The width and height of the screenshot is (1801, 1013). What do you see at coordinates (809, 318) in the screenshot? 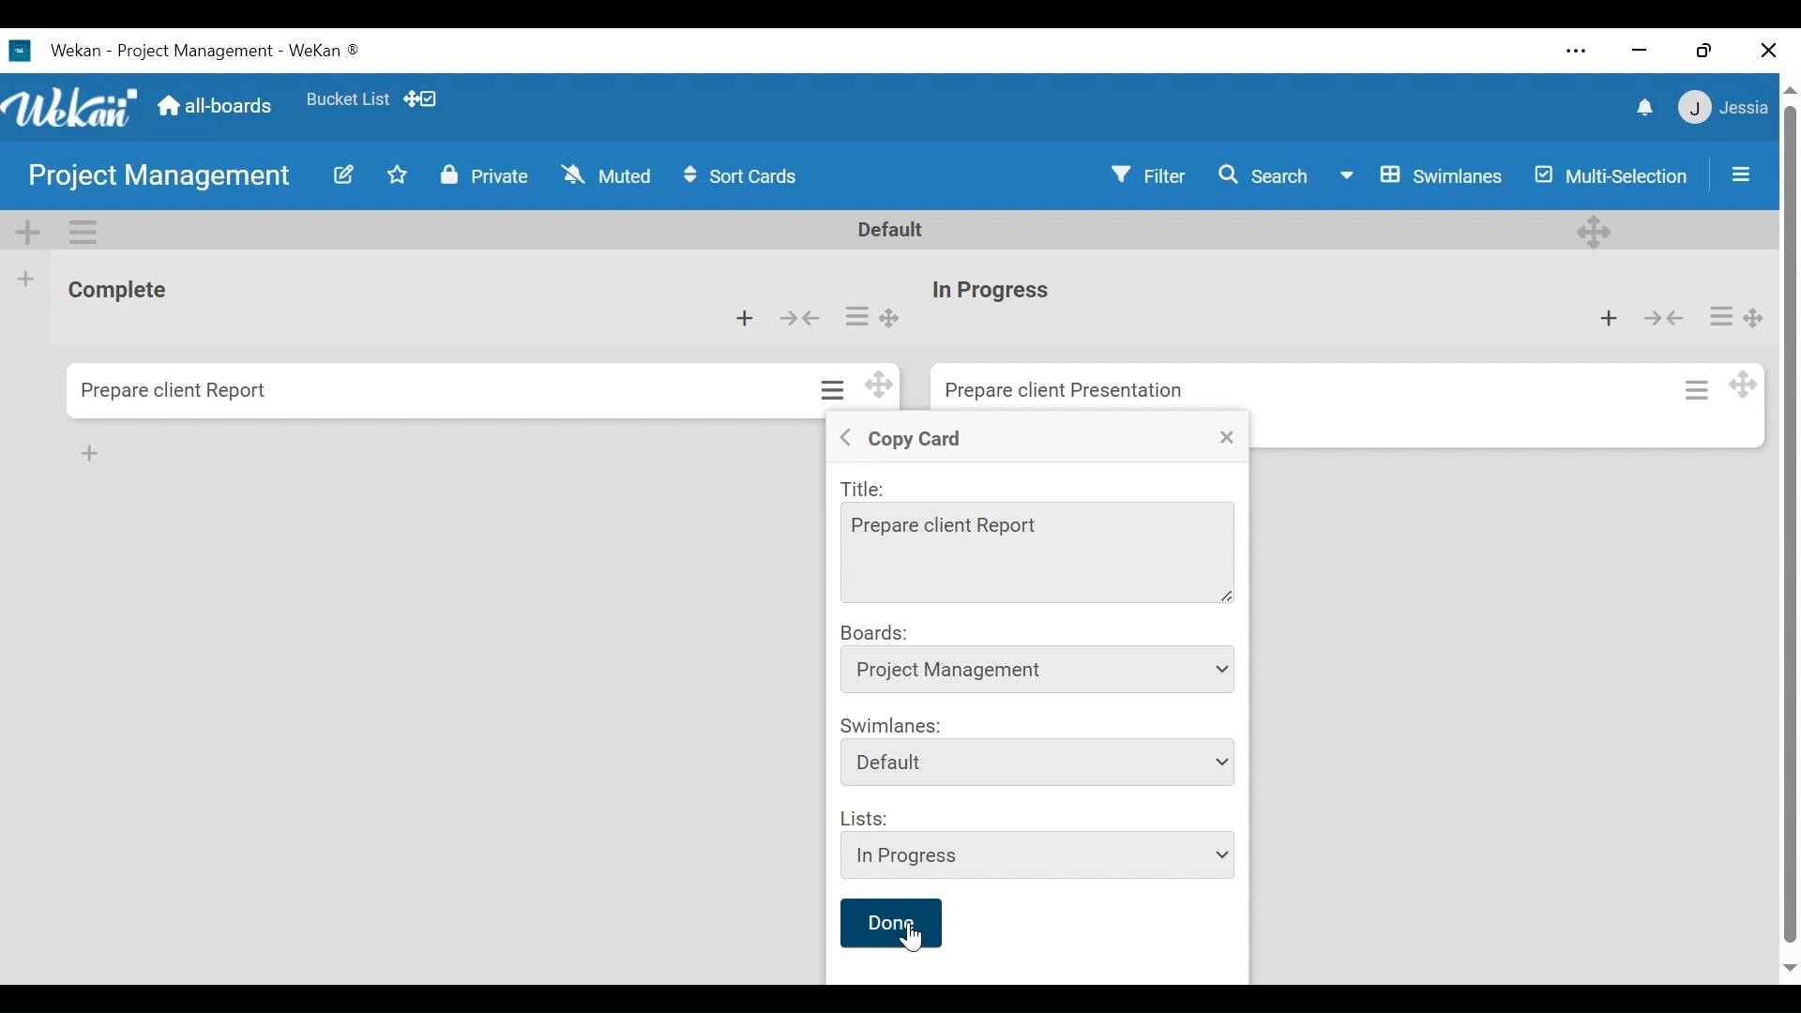
I see `Collapse` at bounding box center [809, 318].